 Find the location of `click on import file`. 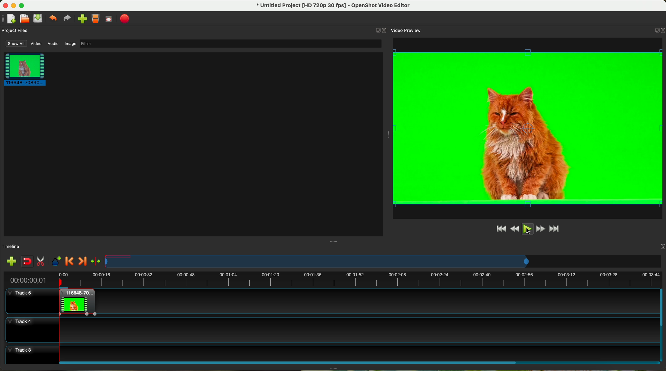

click on import file is located at coordinates (81, 17).